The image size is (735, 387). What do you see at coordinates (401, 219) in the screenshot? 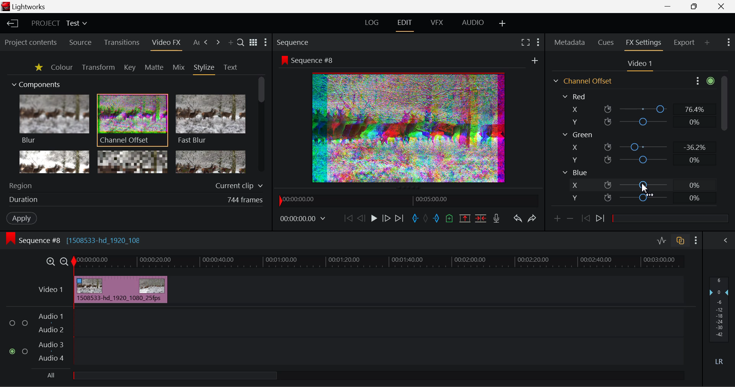
I see `To End` at bounding box center [401, 219].